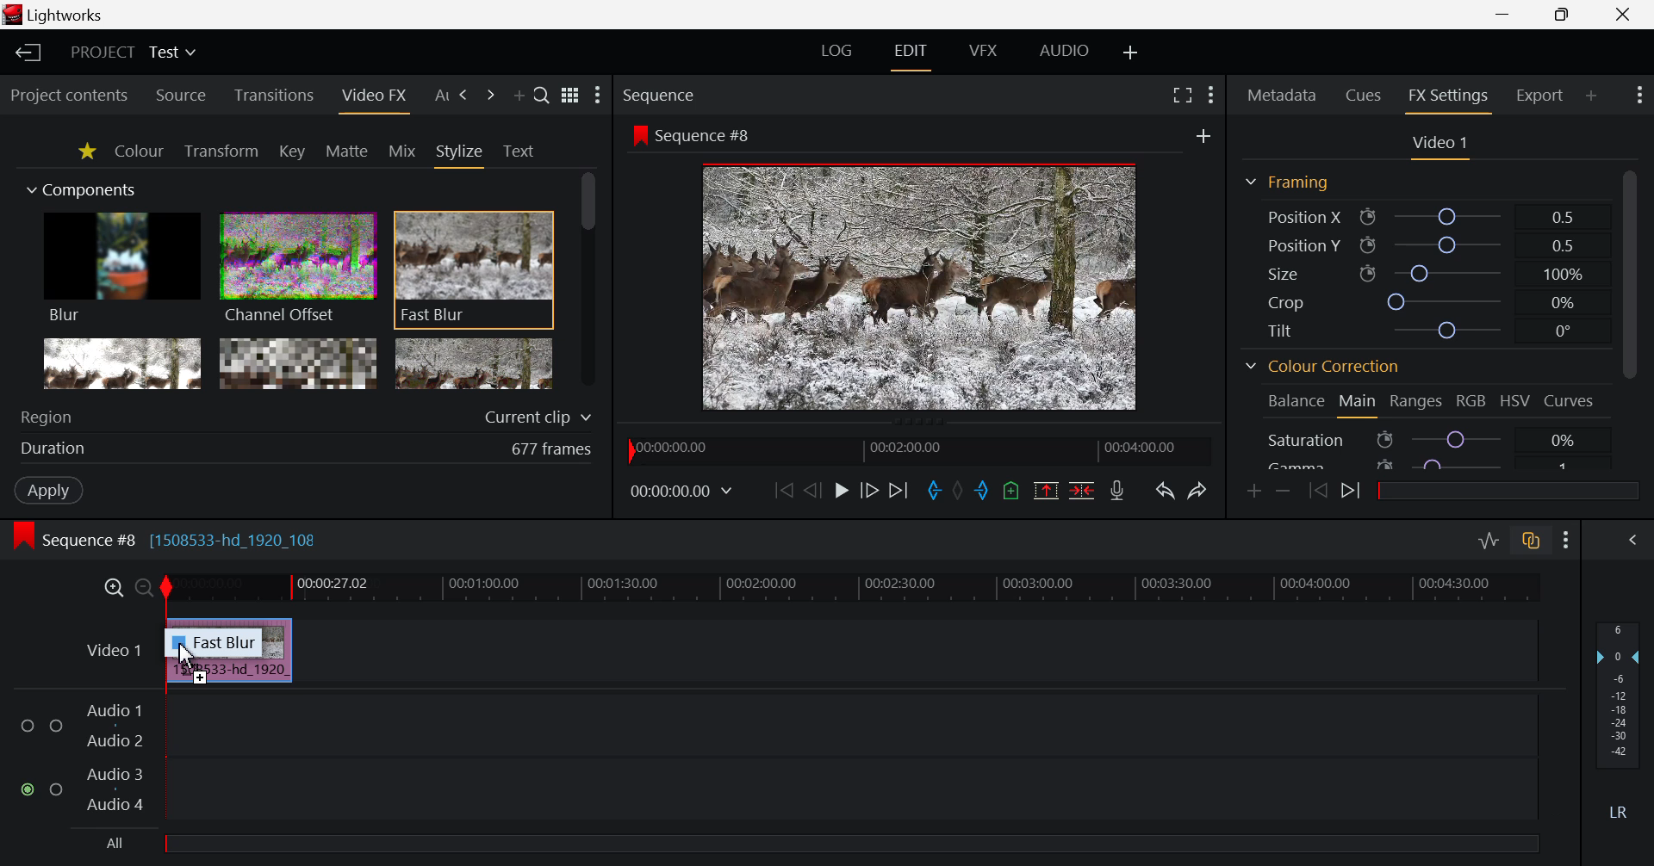 The height and width of the screenshot is (866, 1654). What do you see at coordinates (1448, 99) in the screenshot?
I see `FX Settings Open` at bounding box center [1448, 99].